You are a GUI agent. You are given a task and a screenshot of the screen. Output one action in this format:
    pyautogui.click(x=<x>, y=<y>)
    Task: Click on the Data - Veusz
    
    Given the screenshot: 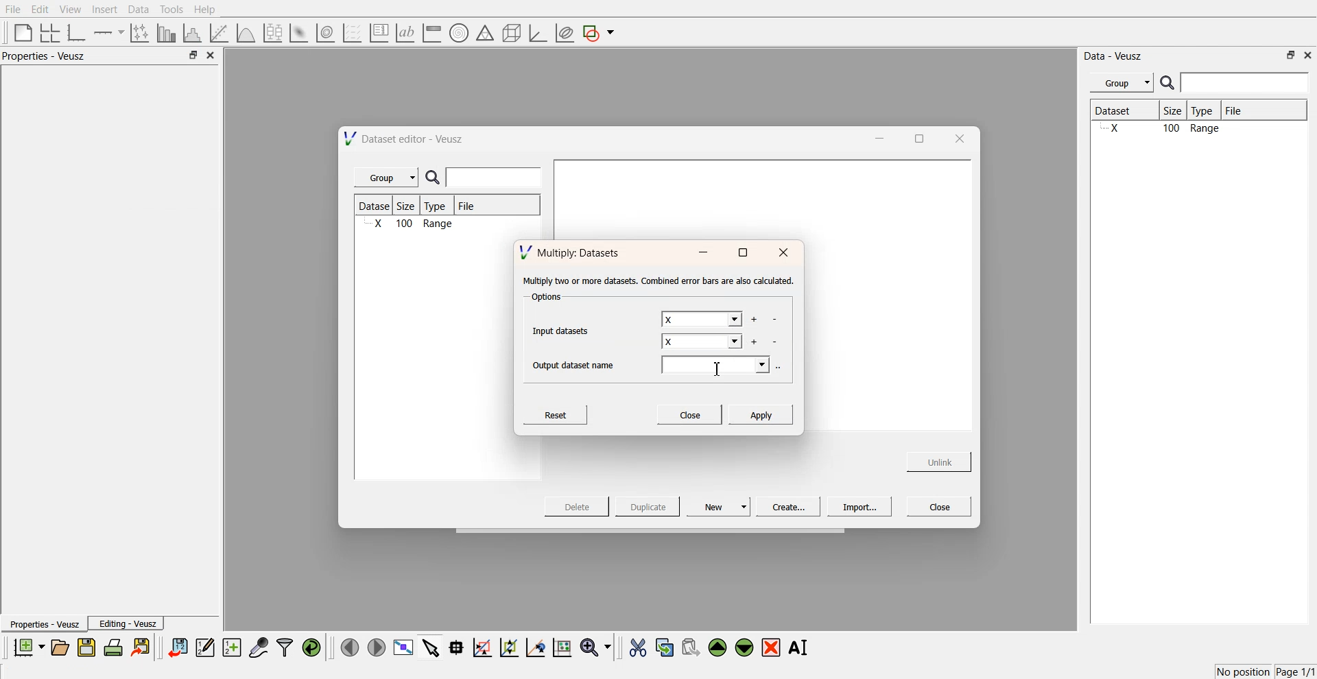 What is the action you would take?
    pyautogui.click(x=1114, y=56)
    